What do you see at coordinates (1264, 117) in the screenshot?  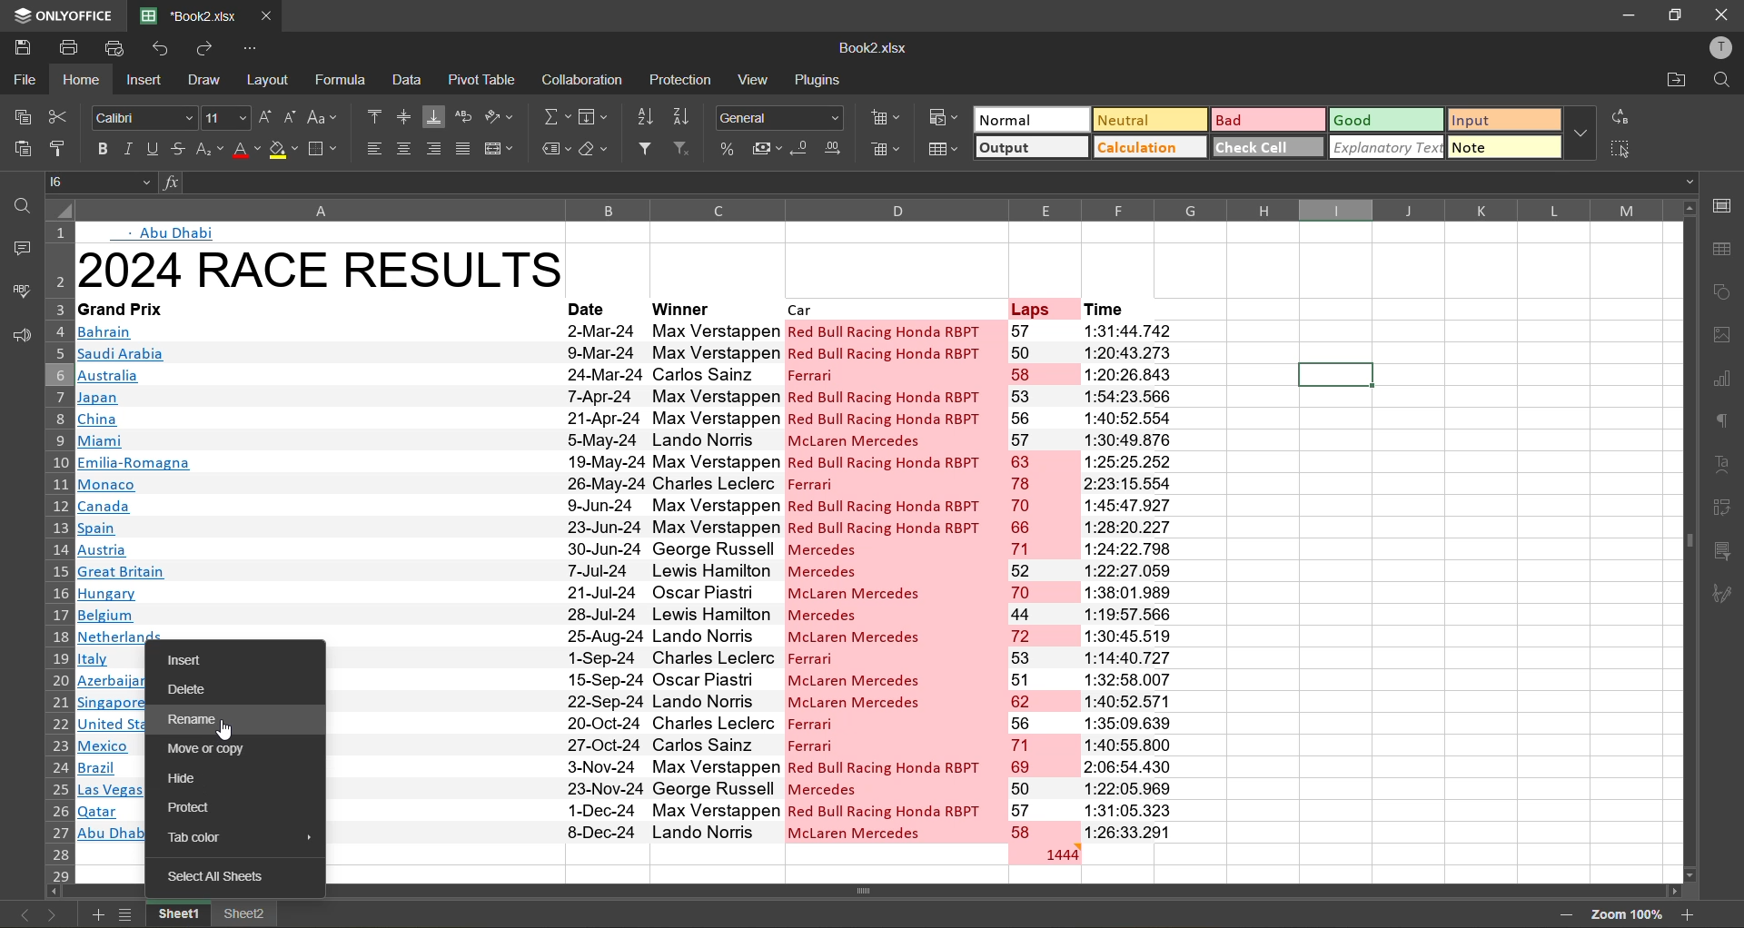 I see `bad` at bounding box center [1264, 117].